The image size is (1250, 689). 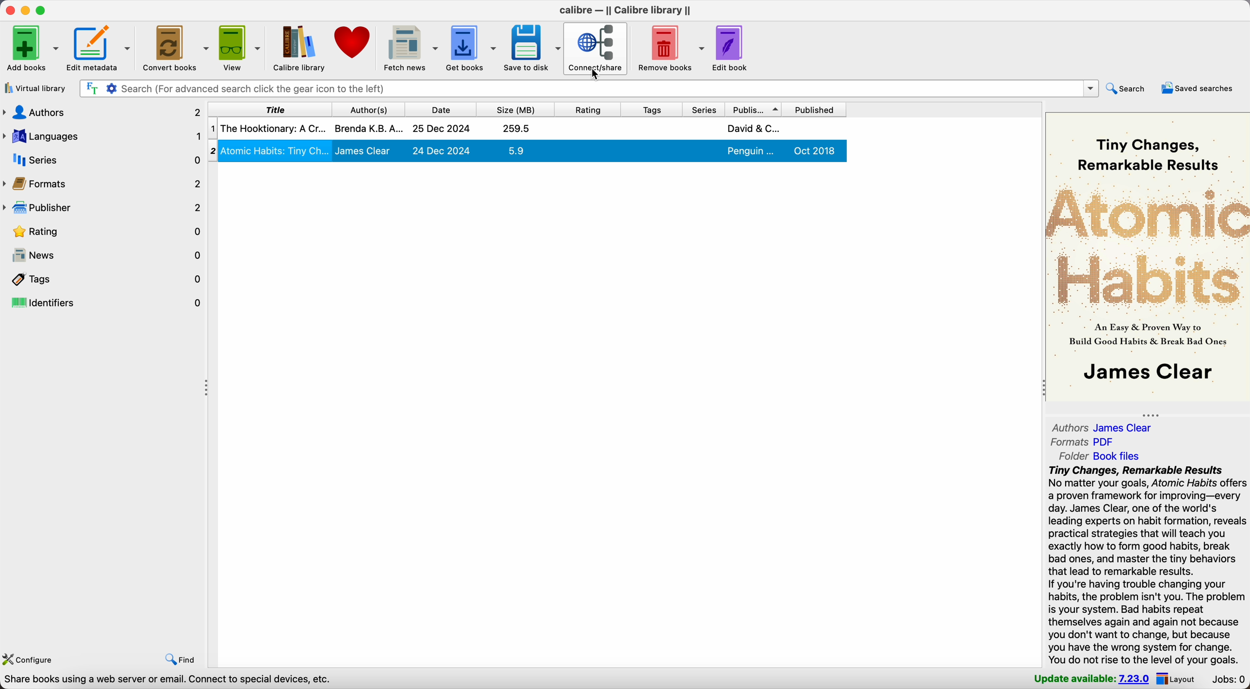 What do you see at coordinates (703, 109) in the screenshot?
I see `series` at bounding box center [703, 109].